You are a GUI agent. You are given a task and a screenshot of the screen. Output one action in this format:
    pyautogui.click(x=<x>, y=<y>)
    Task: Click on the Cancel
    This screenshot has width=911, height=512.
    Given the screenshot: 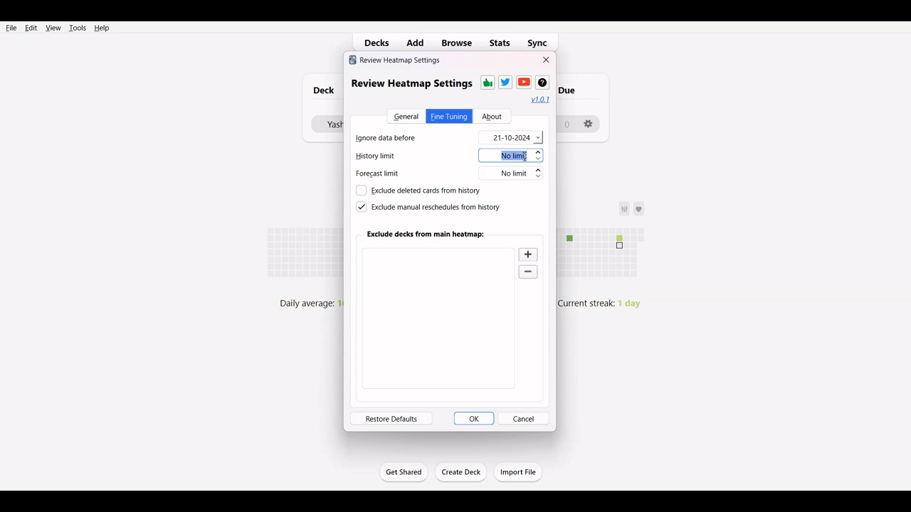 What is the action you would take?
    pyautogui.click(x=524, y=418)
    